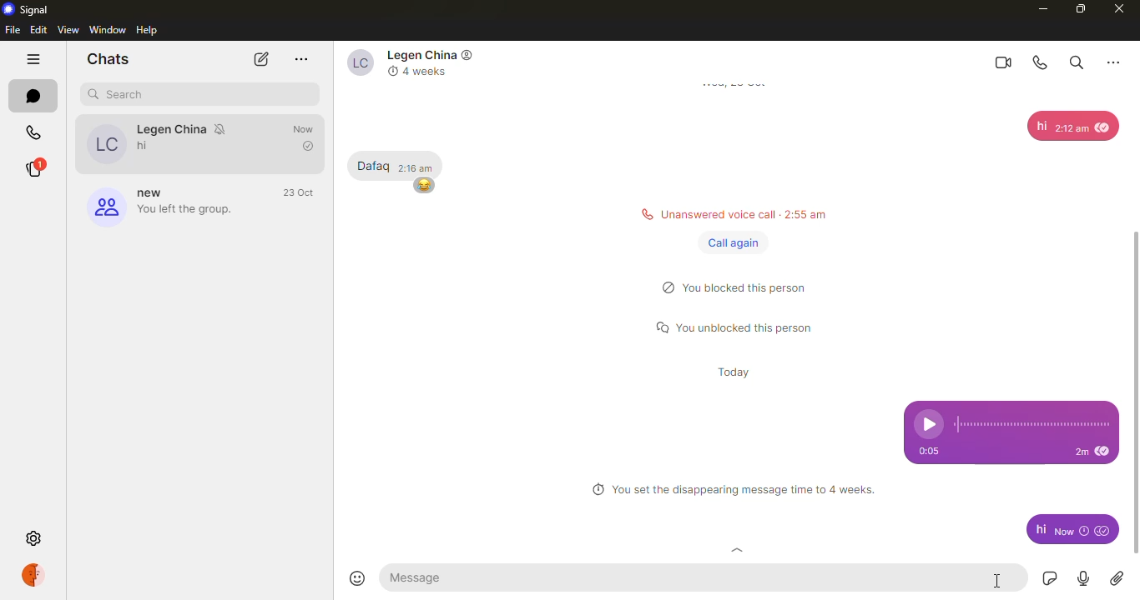  What do you see at coordinates (13, 30) in the screenshot?
I see `file` at bounding box center [13, 30].